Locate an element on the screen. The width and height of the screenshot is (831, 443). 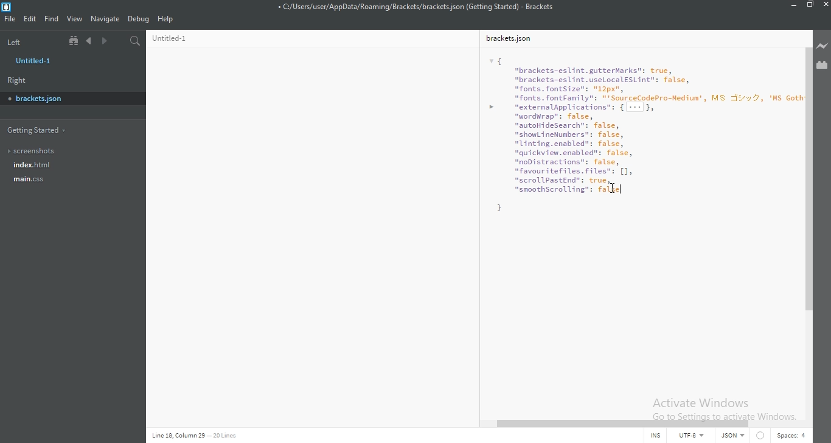
Getting started is located at coordinates (51, 130).